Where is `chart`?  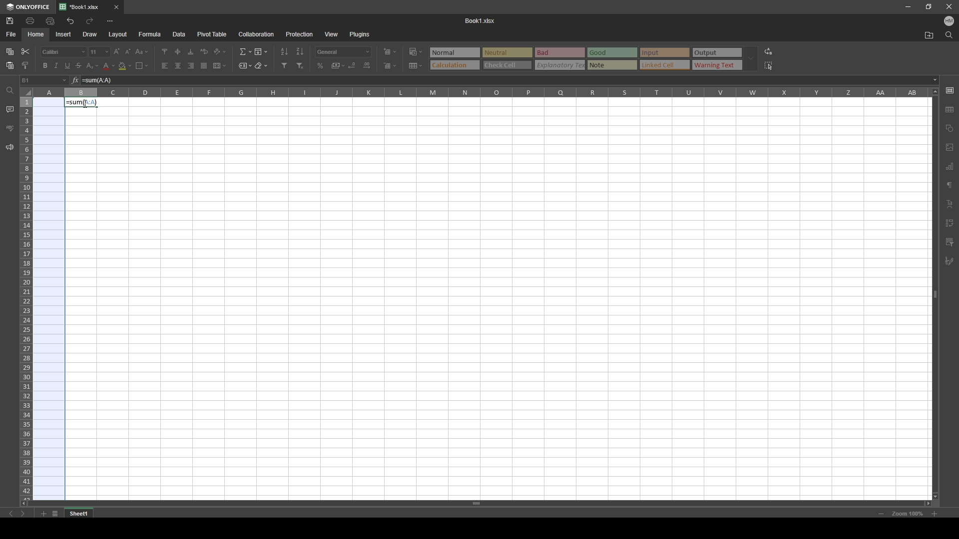 chart is located at coordinates (950, 167).